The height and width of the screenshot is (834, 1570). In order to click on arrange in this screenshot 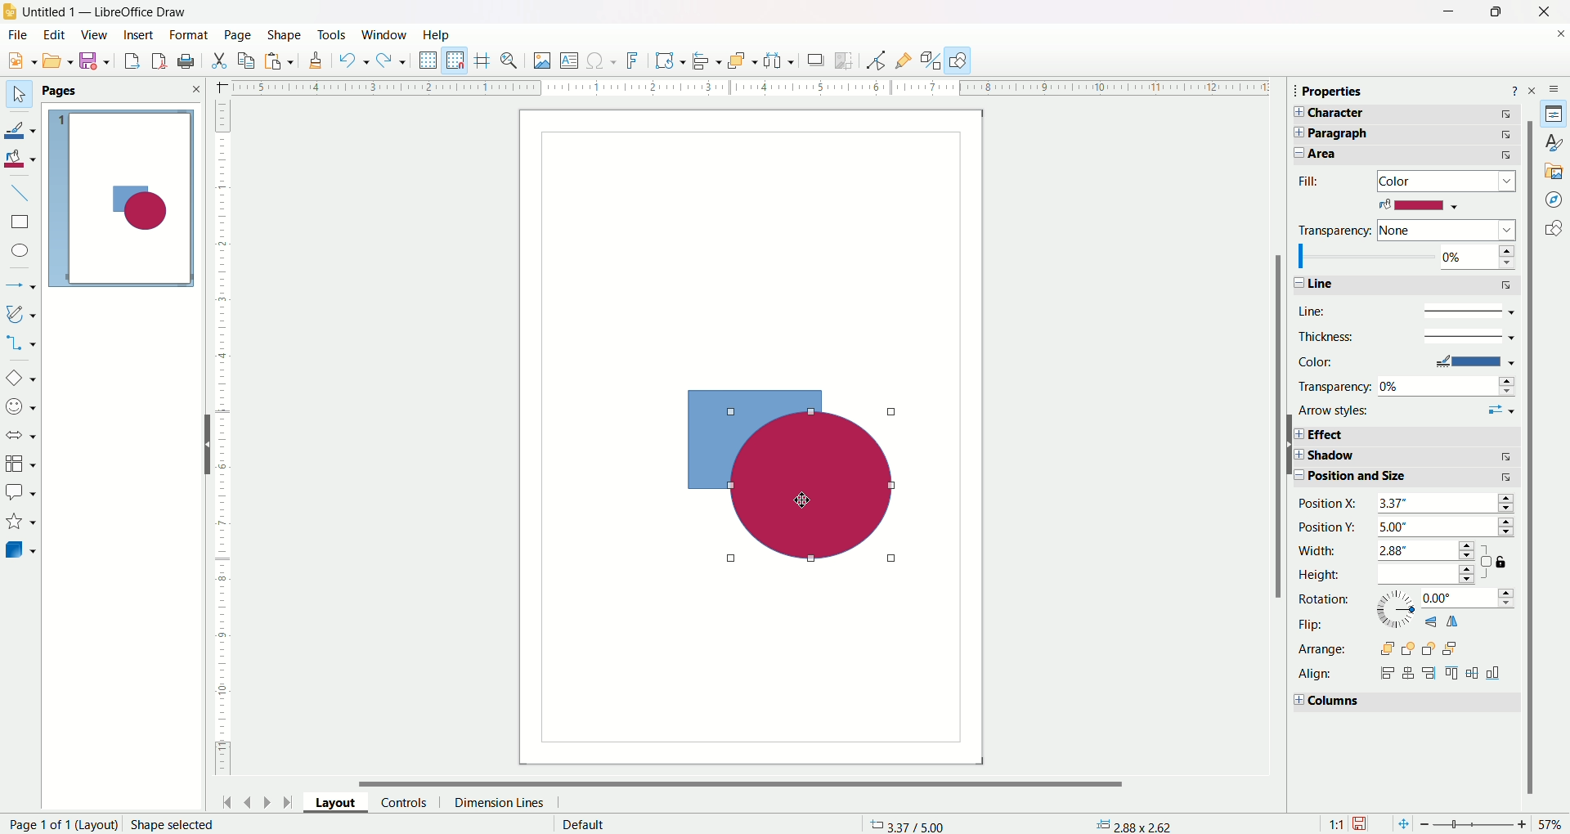, I will do `click(1383, 648)`.